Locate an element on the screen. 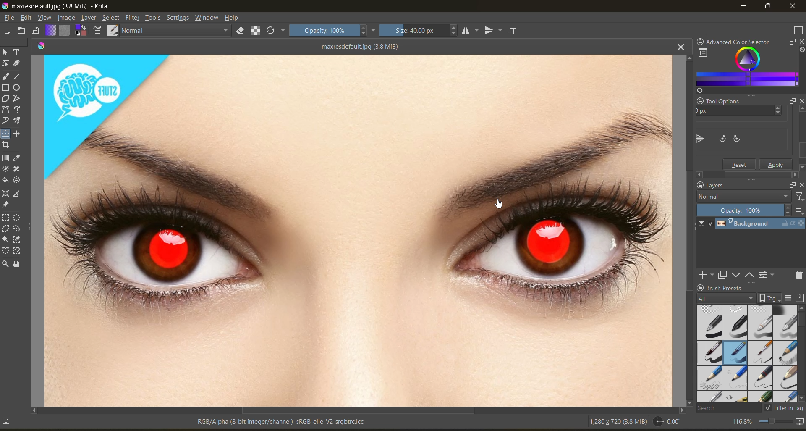 The width and height of the screenshot is (806, 431). zoom factor is located at coordinates (743, 421).